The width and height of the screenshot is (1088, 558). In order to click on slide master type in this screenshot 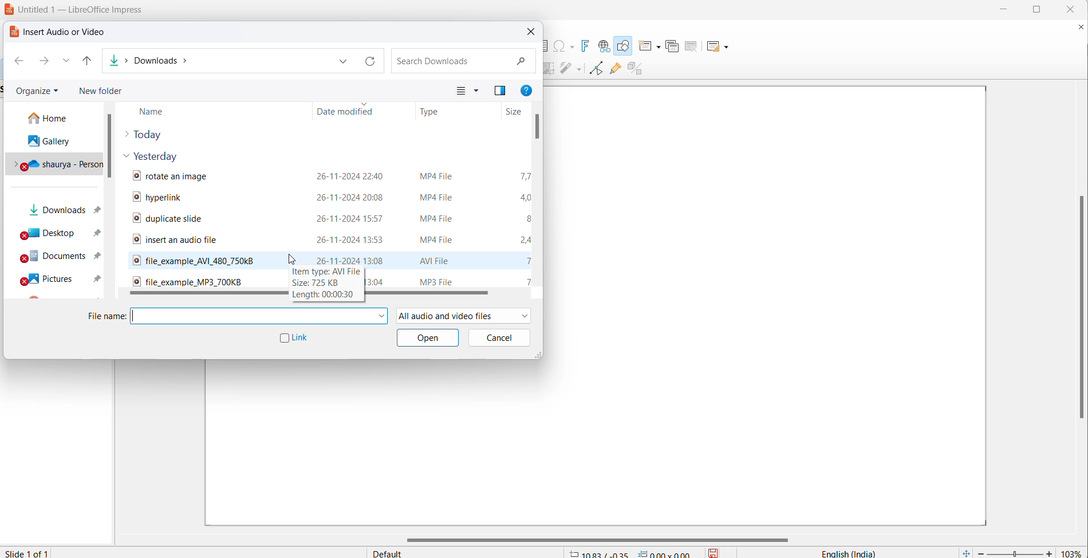, I will do `click(468, 552)`.